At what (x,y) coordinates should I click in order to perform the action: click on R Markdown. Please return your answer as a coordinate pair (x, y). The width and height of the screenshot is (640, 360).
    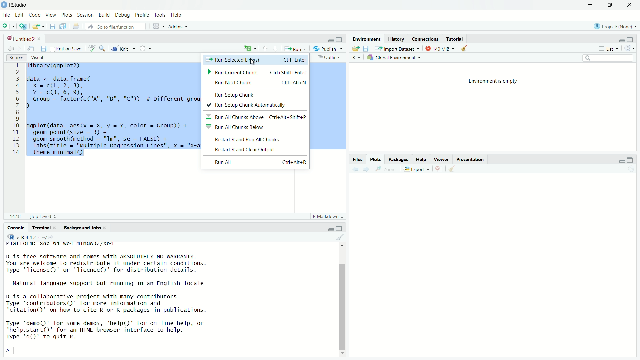
    Looking at the image, I should click on (327, 217).